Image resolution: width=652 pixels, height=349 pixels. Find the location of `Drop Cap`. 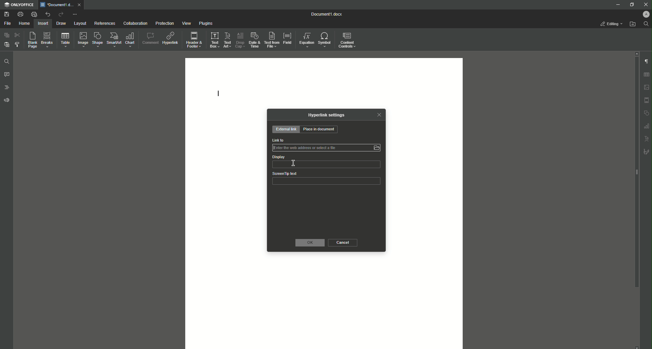

Drop Cap is located at coordinates (240, 40).